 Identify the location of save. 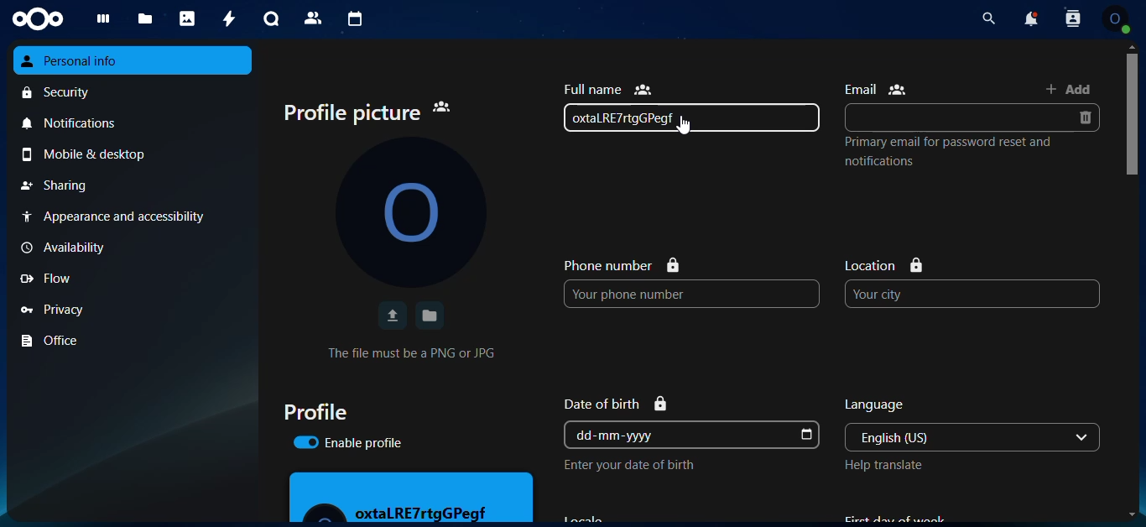
(430, 316).